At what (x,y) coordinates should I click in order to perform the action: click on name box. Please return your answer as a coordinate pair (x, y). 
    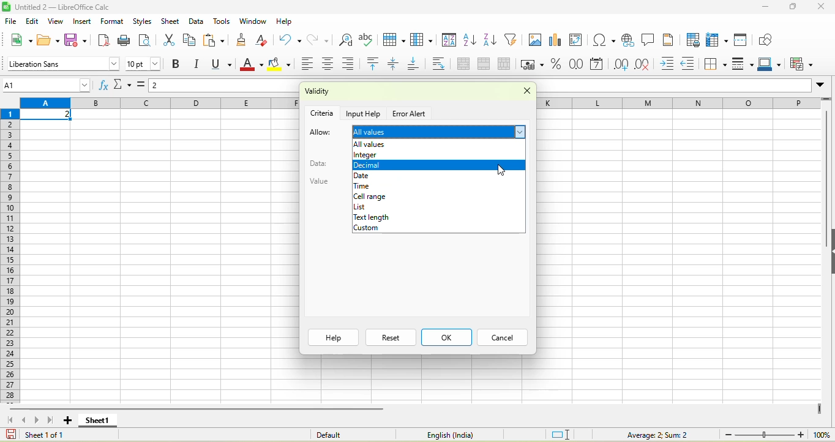
    Looking at the image, I should click on (48, 84).